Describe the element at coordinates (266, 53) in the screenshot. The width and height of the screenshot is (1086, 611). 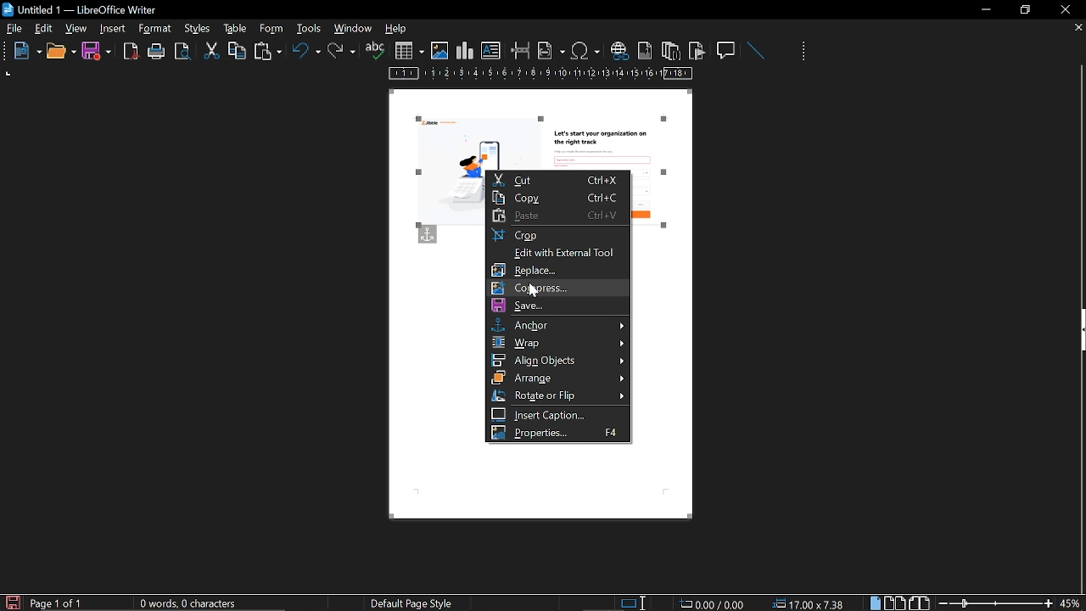
I see `paste` at that location.